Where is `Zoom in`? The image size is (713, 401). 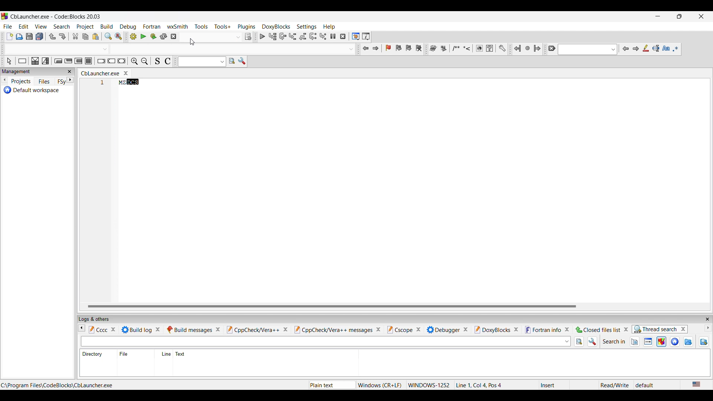 Zoom in is located at coordinates (134, 61).